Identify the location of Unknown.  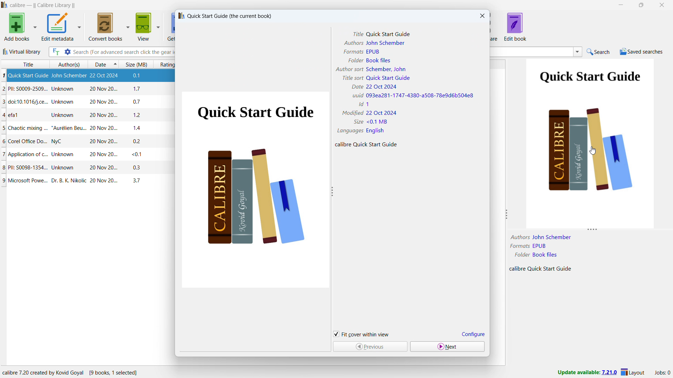
(64, 102).